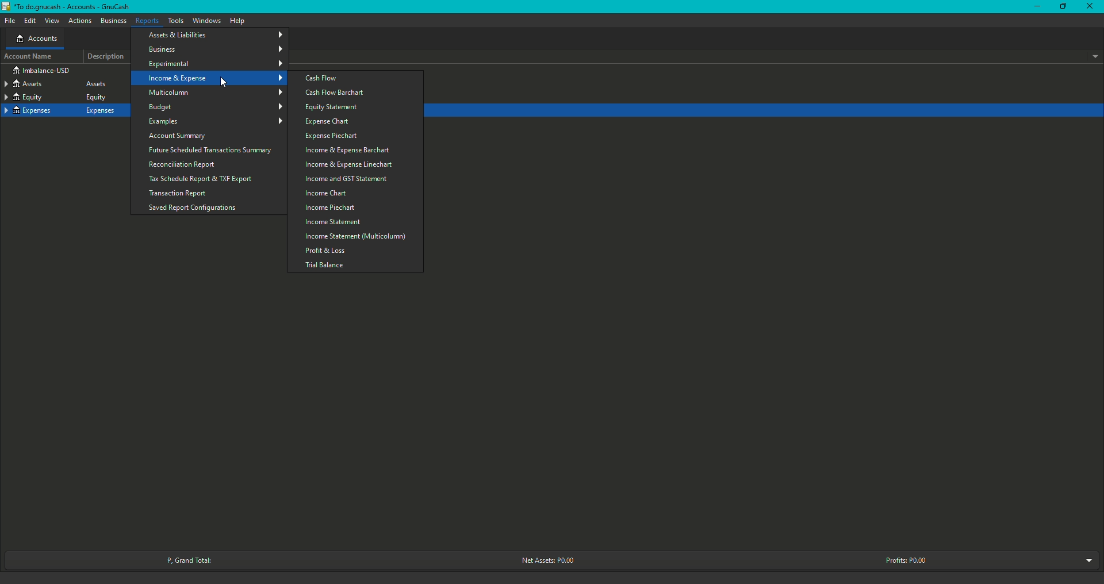 The height and width of the screenshot is (584, 1104). I want to click on Experimental, so click(216, 64).